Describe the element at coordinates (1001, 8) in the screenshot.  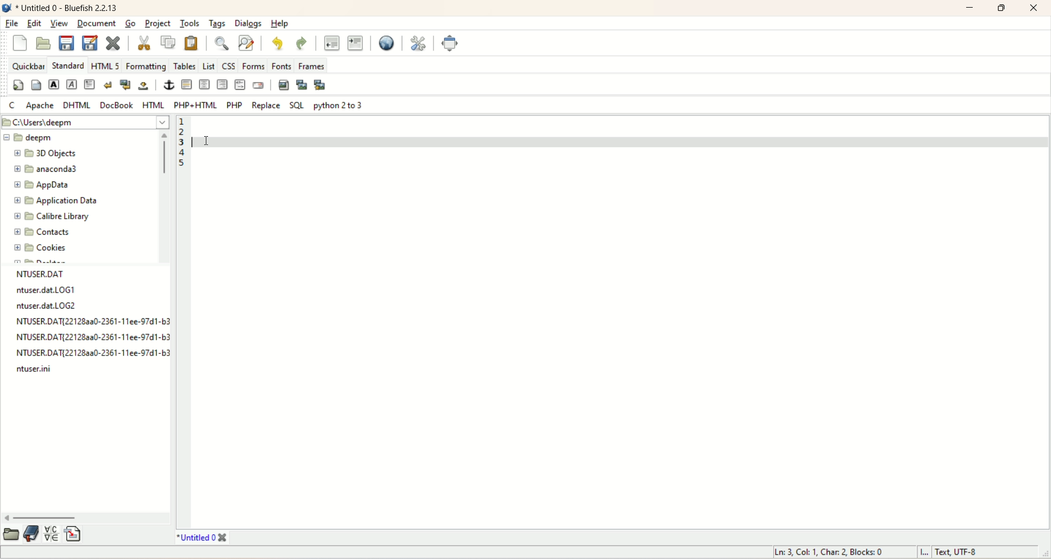
I see `maximize` at that location.